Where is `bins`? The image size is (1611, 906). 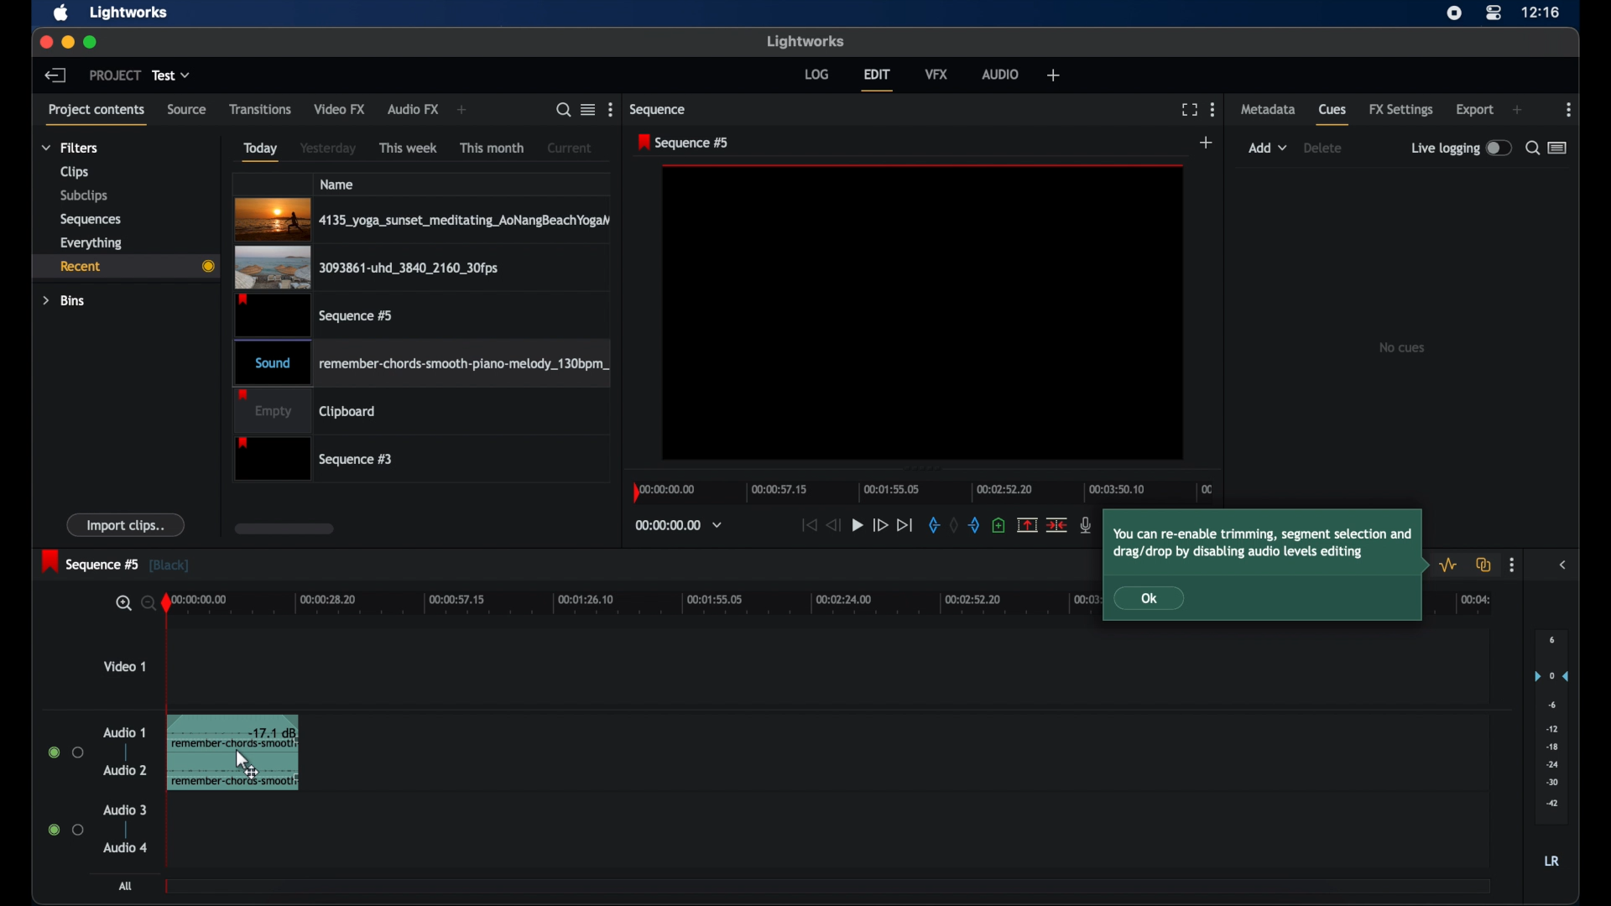
bins is located at coordinates (65, 300).